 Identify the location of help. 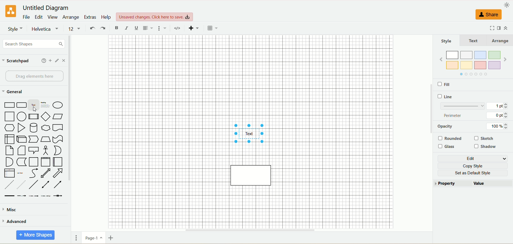
(42, 61).